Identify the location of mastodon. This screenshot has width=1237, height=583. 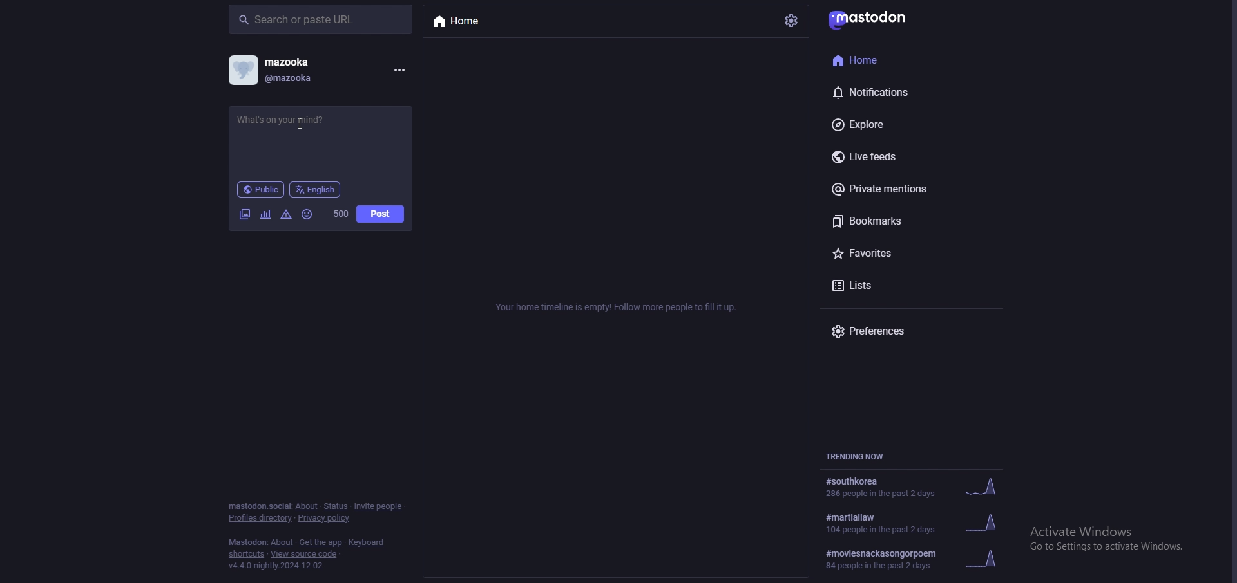
(877, 19).